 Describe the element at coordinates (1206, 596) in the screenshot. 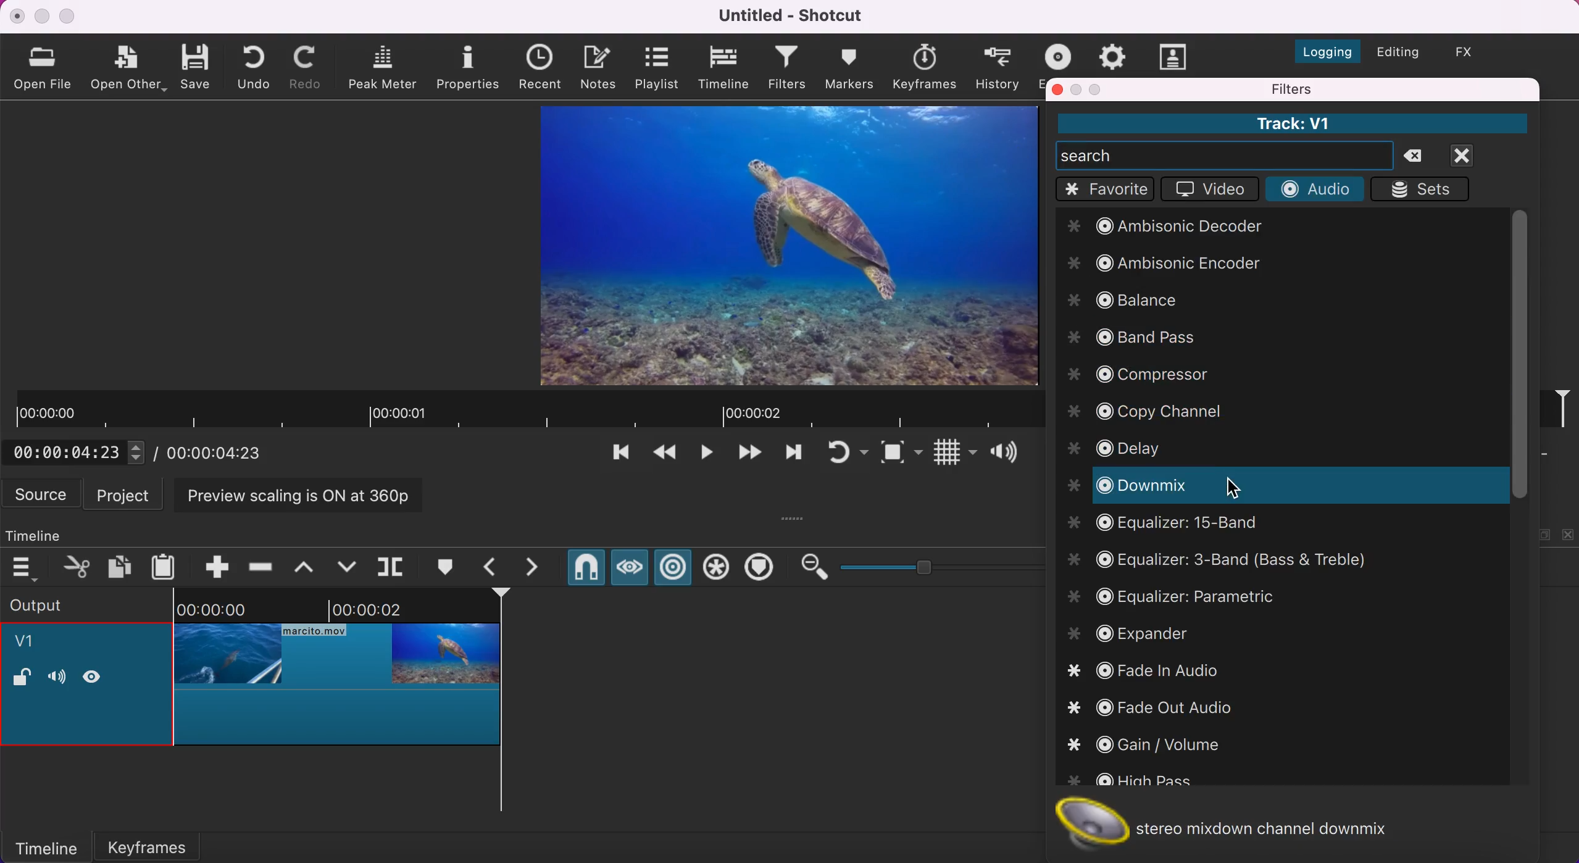

I see `equalizer: parametric` at that location.